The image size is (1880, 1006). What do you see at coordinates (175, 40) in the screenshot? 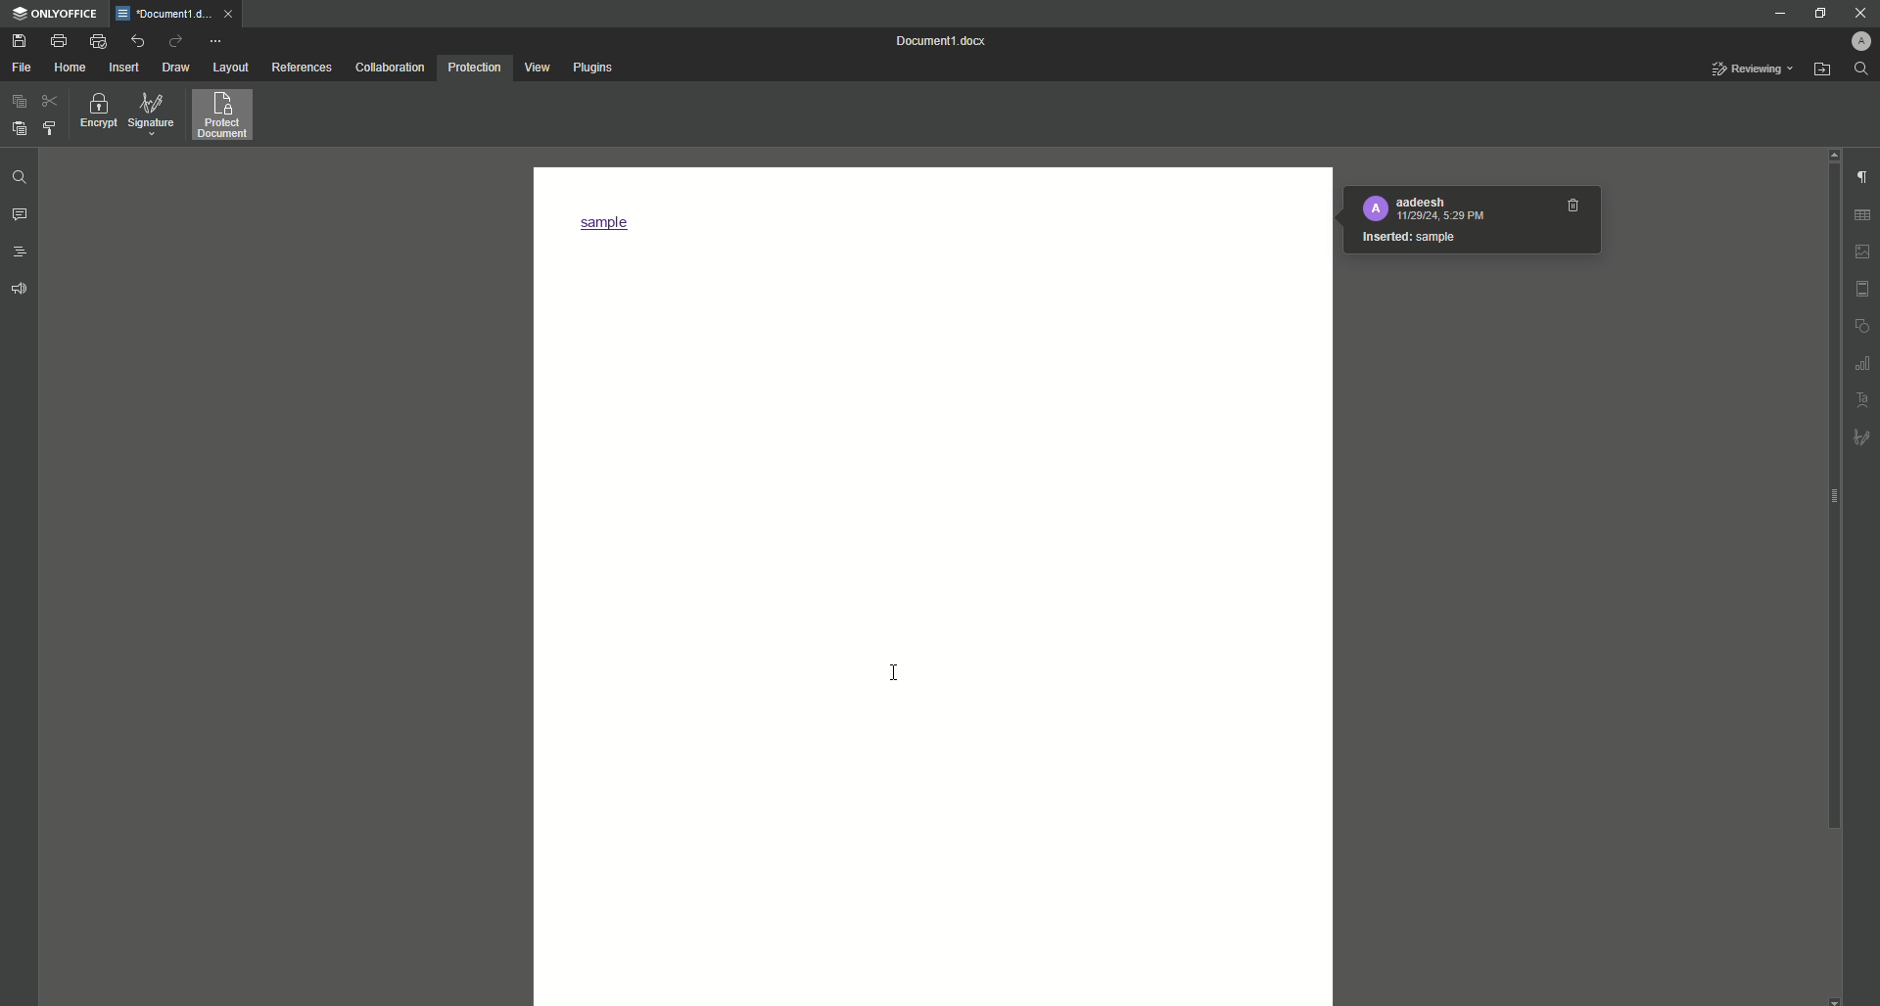
I see `Redo` at bounding box center [175, 40].